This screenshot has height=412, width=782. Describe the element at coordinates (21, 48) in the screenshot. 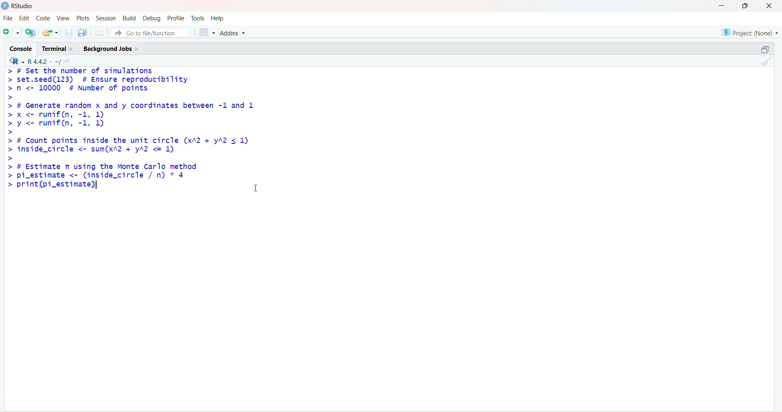

I see `Console` at that location.